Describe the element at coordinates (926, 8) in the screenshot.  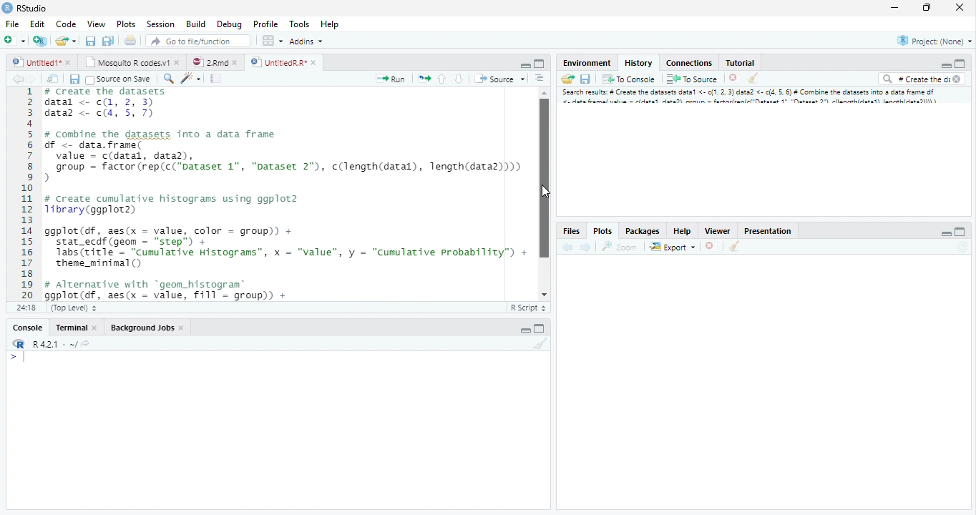
I see `Maximize` at that location.